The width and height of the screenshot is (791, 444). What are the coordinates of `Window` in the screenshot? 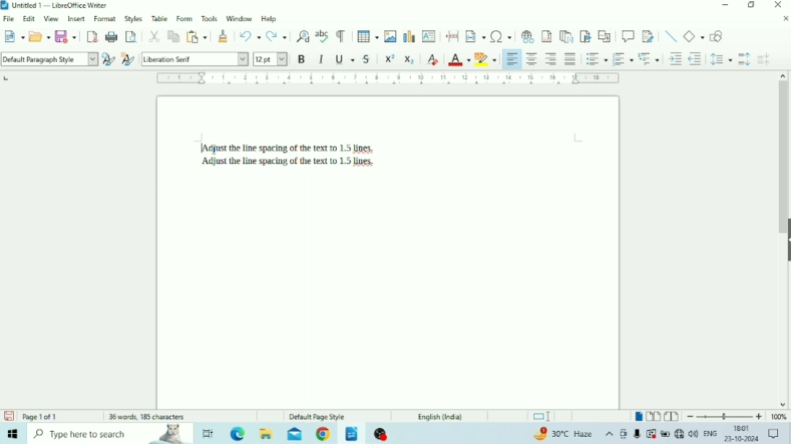 It's located at (240, 17).